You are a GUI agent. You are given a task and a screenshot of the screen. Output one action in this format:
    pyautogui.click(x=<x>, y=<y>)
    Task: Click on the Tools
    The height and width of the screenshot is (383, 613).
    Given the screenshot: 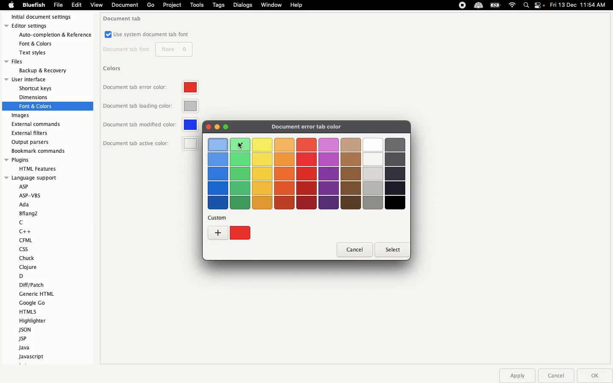 What is the action you would take?
    pyautogui.click(x=197, y=5)
    